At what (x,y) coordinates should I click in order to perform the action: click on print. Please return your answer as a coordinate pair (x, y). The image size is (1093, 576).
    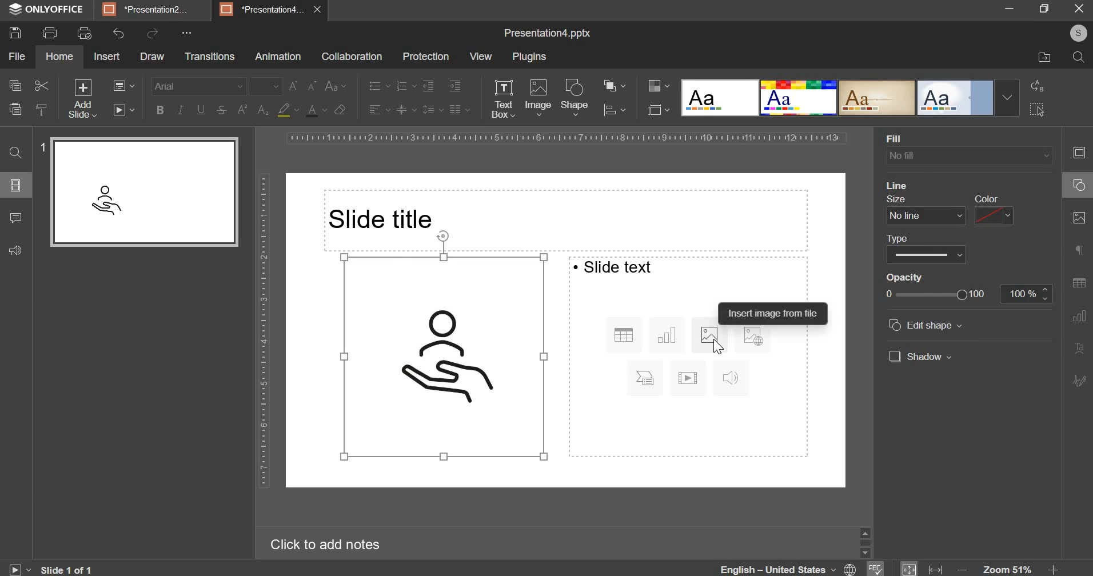
    Looking at the image, I should click on (49, 33).